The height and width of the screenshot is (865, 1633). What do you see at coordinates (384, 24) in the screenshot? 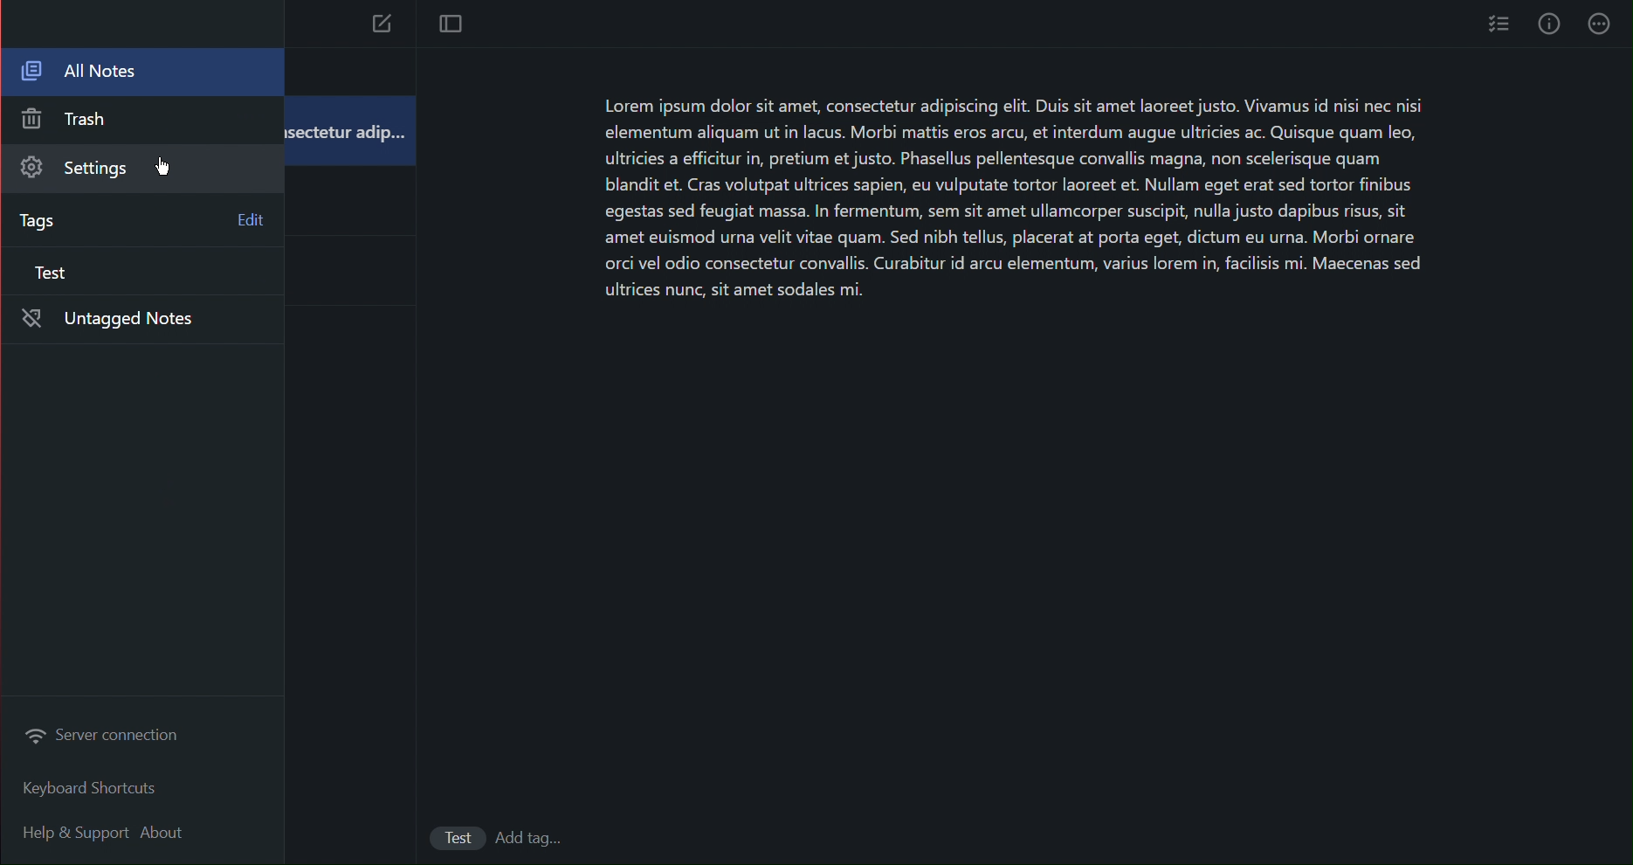
I see `New Note` at bounding box center [384, 24].